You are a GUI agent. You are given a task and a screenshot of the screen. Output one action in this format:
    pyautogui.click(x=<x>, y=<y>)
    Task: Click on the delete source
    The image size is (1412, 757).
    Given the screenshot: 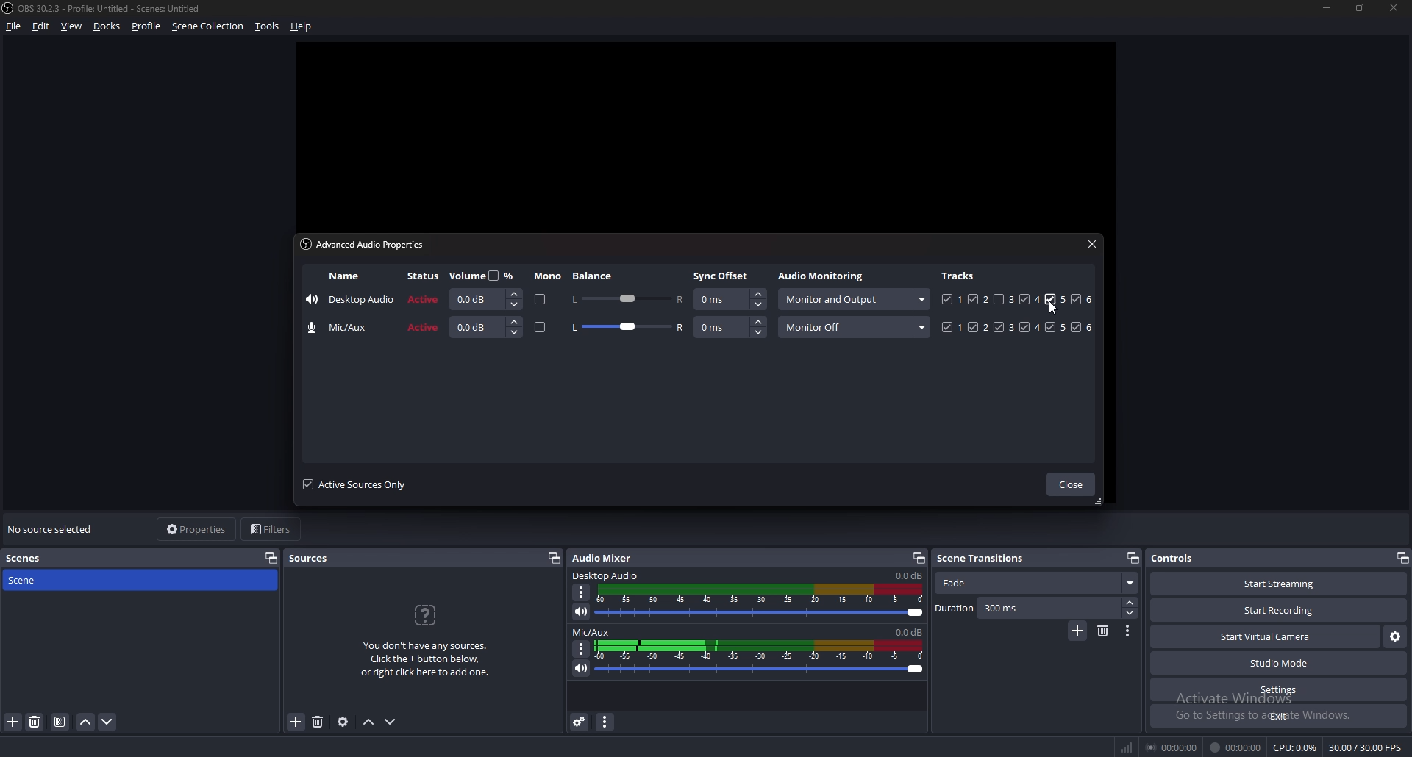 What is the action you would take?
    pyautogui.click(x=319, y=721)
    